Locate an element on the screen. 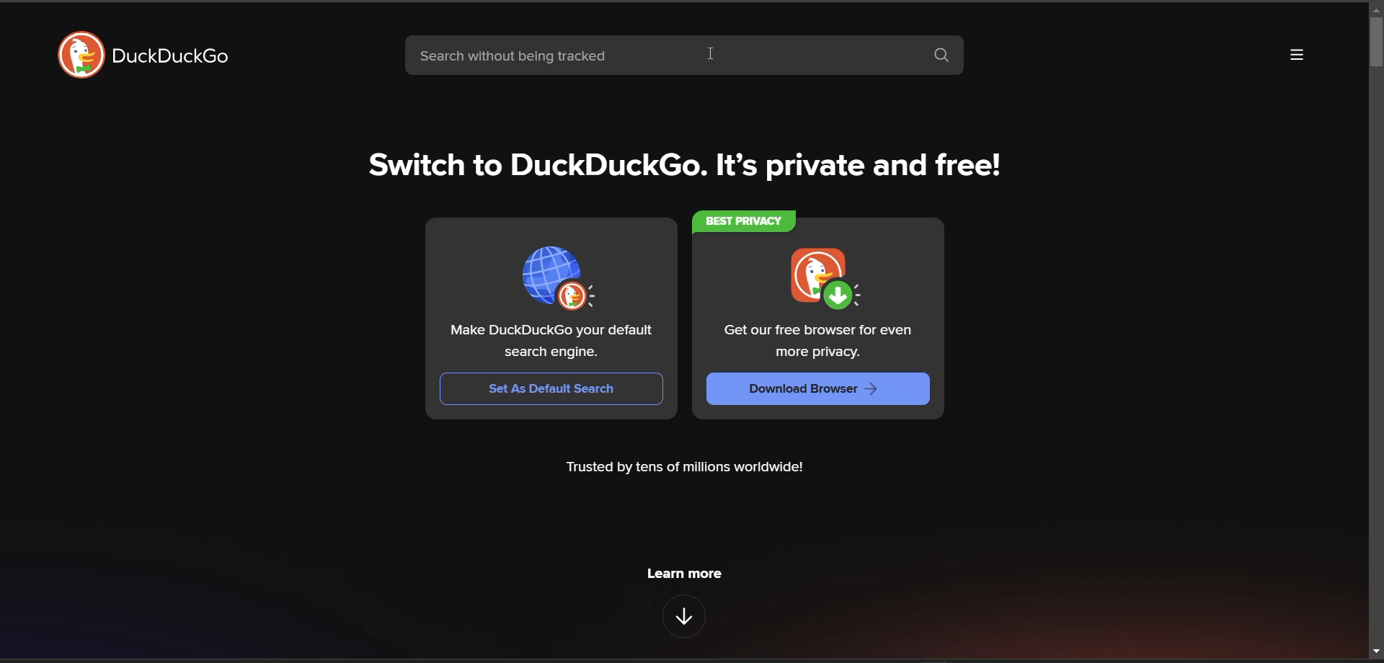 The image size is (1384, 663). DuckDuckGo is located at coordinates (172, 58).